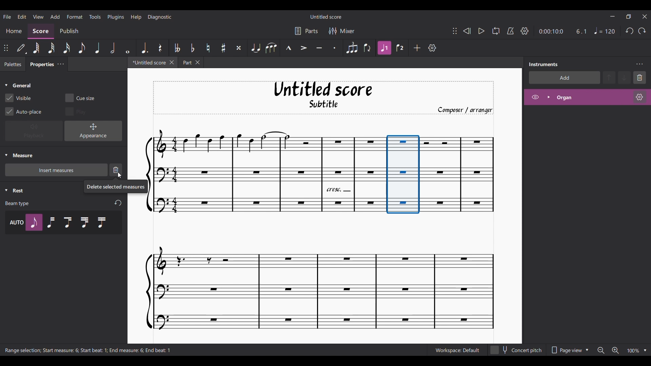 The image size is (651, 366). What do you see at coordinates (93, 131) in the screenshot?
I see `Appearance` at bounding box center [93, 131].